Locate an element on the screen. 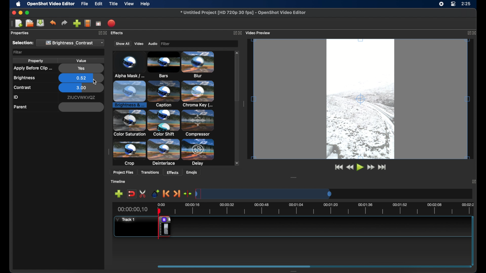 The width and height of the screenshot is (486, 273). Task 1 is located at coordinates (127, 220).